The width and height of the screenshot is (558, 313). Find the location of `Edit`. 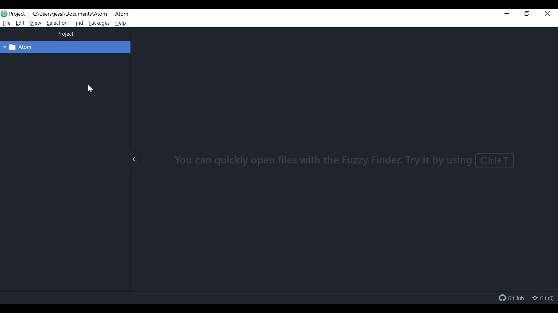

Edit is located at coordinates (20, 23).